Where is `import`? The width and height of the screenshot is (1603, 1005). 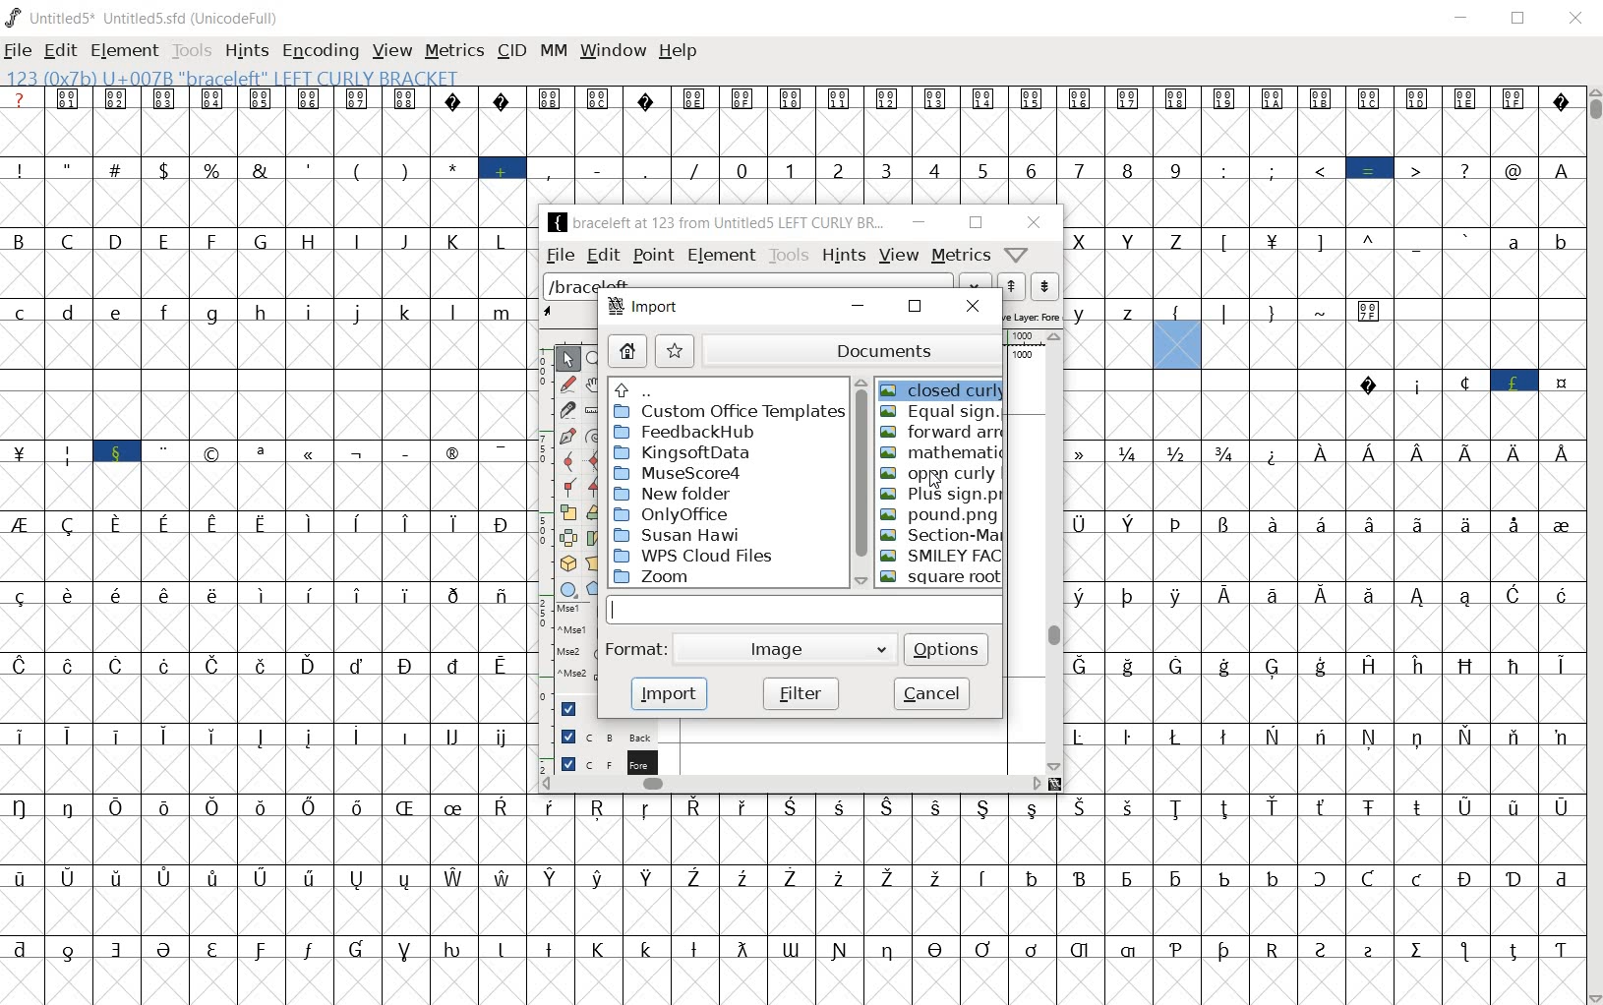
import is located at coordinates (669, 693).